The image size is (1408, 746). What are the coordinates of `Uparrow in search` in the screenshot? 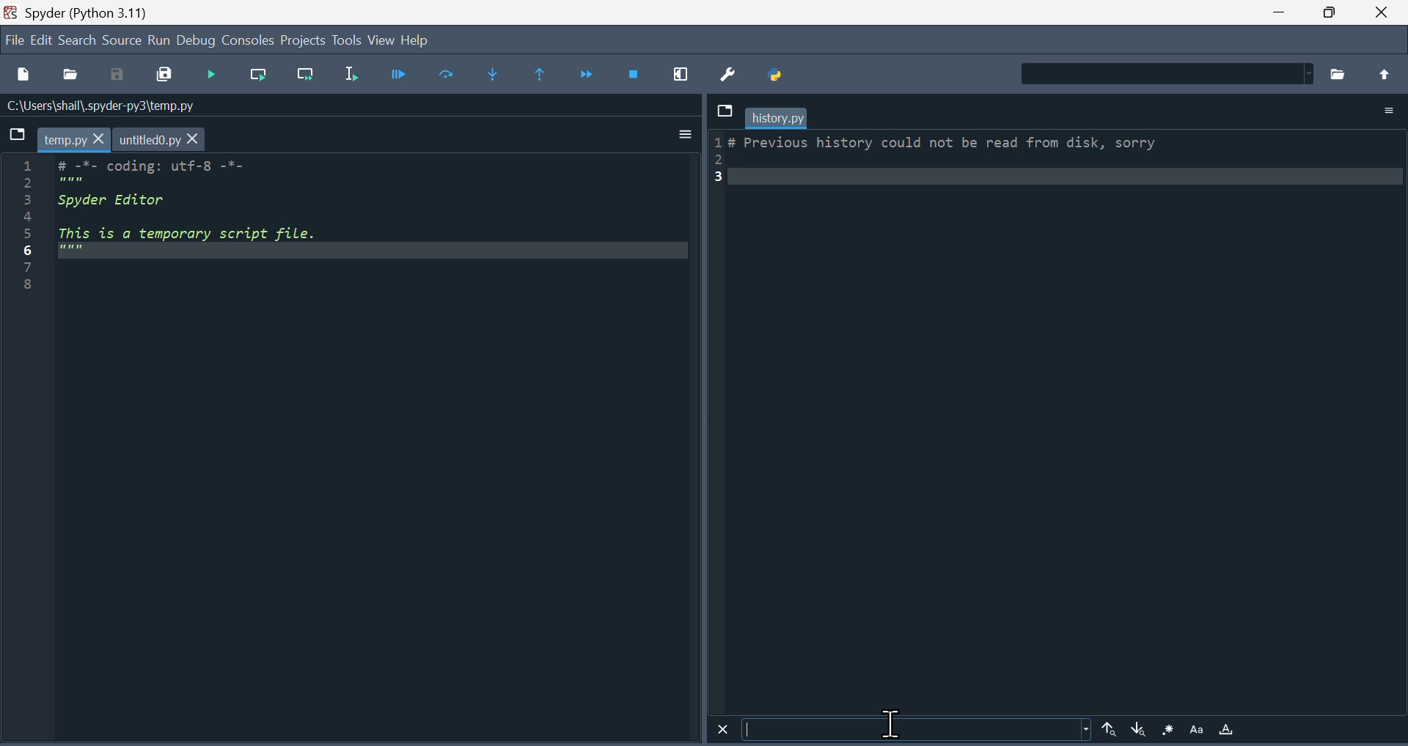 It's located at (1108, 731).